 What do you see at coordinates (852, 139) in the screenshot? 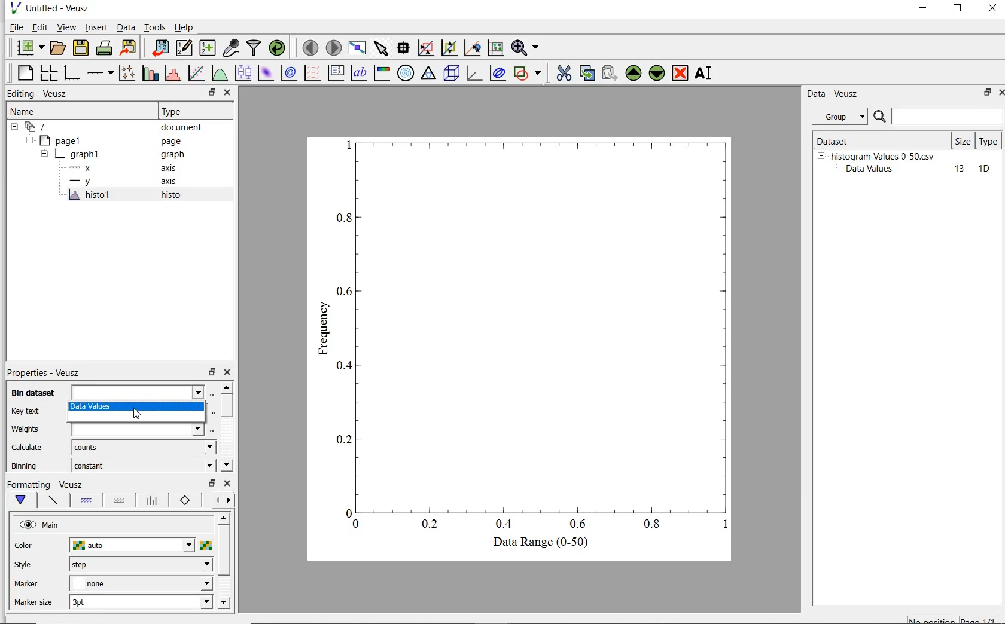
I see `Dataset` at bounding box center [852, 139].